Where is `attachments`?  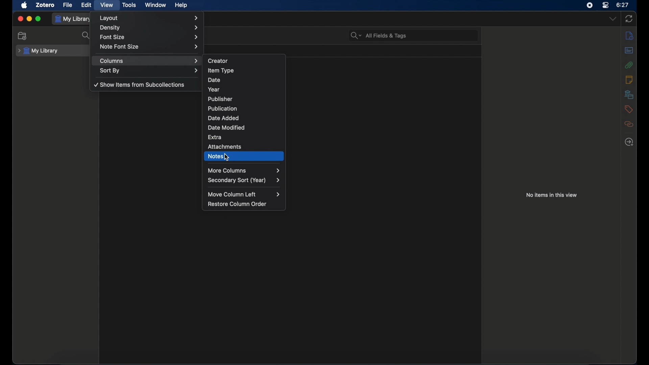 attachments is located at coordinates (225, 146).